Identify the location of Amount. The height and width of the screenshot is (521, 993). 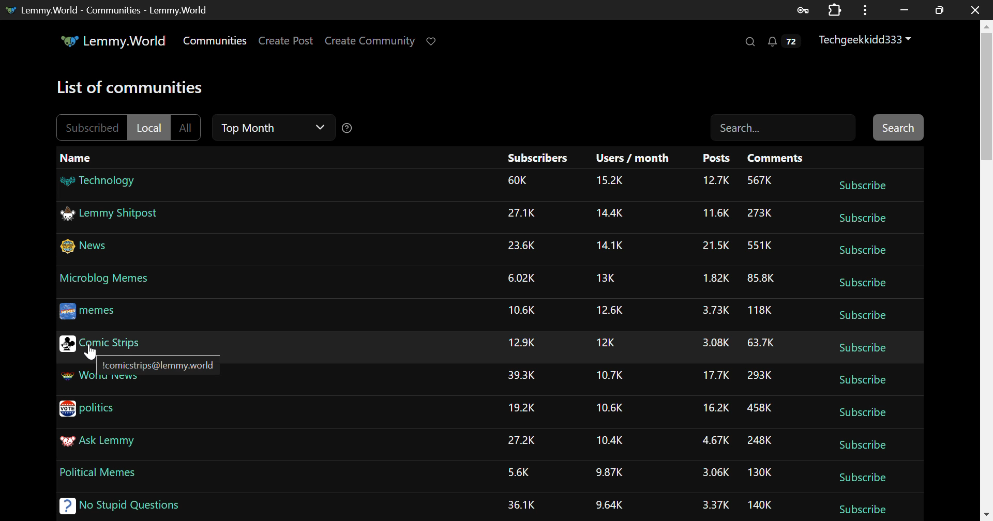
(610, 504).